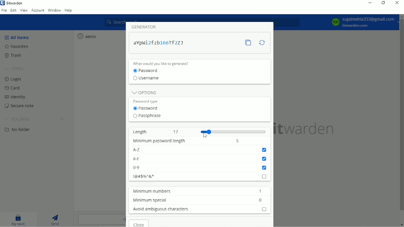 The width and height of the screenshot is (404, 227). What do you see at coordinates (54, 10) in the screenshot?
I see `Window` at bounding box center [54, 10].